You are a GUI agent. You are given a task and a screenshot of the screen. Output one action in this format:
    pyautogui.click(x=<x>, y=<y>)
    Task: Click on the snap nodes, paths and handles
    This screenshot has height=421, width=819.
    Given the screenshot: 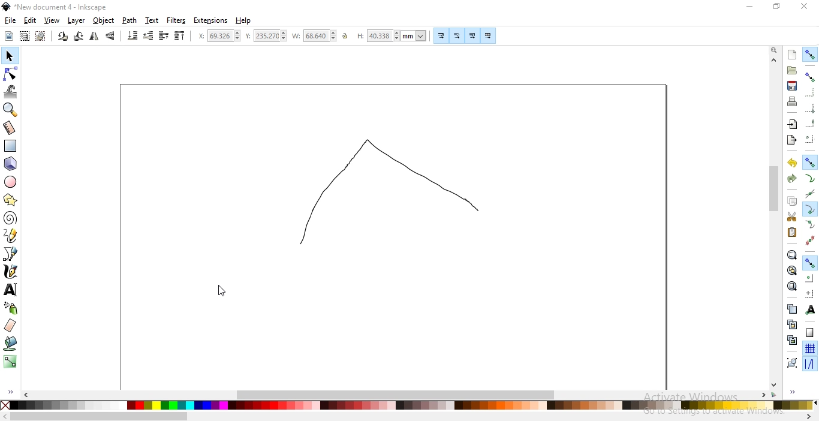 What is the action you would take?
    pyautogui.click(x=809, y=161)
    